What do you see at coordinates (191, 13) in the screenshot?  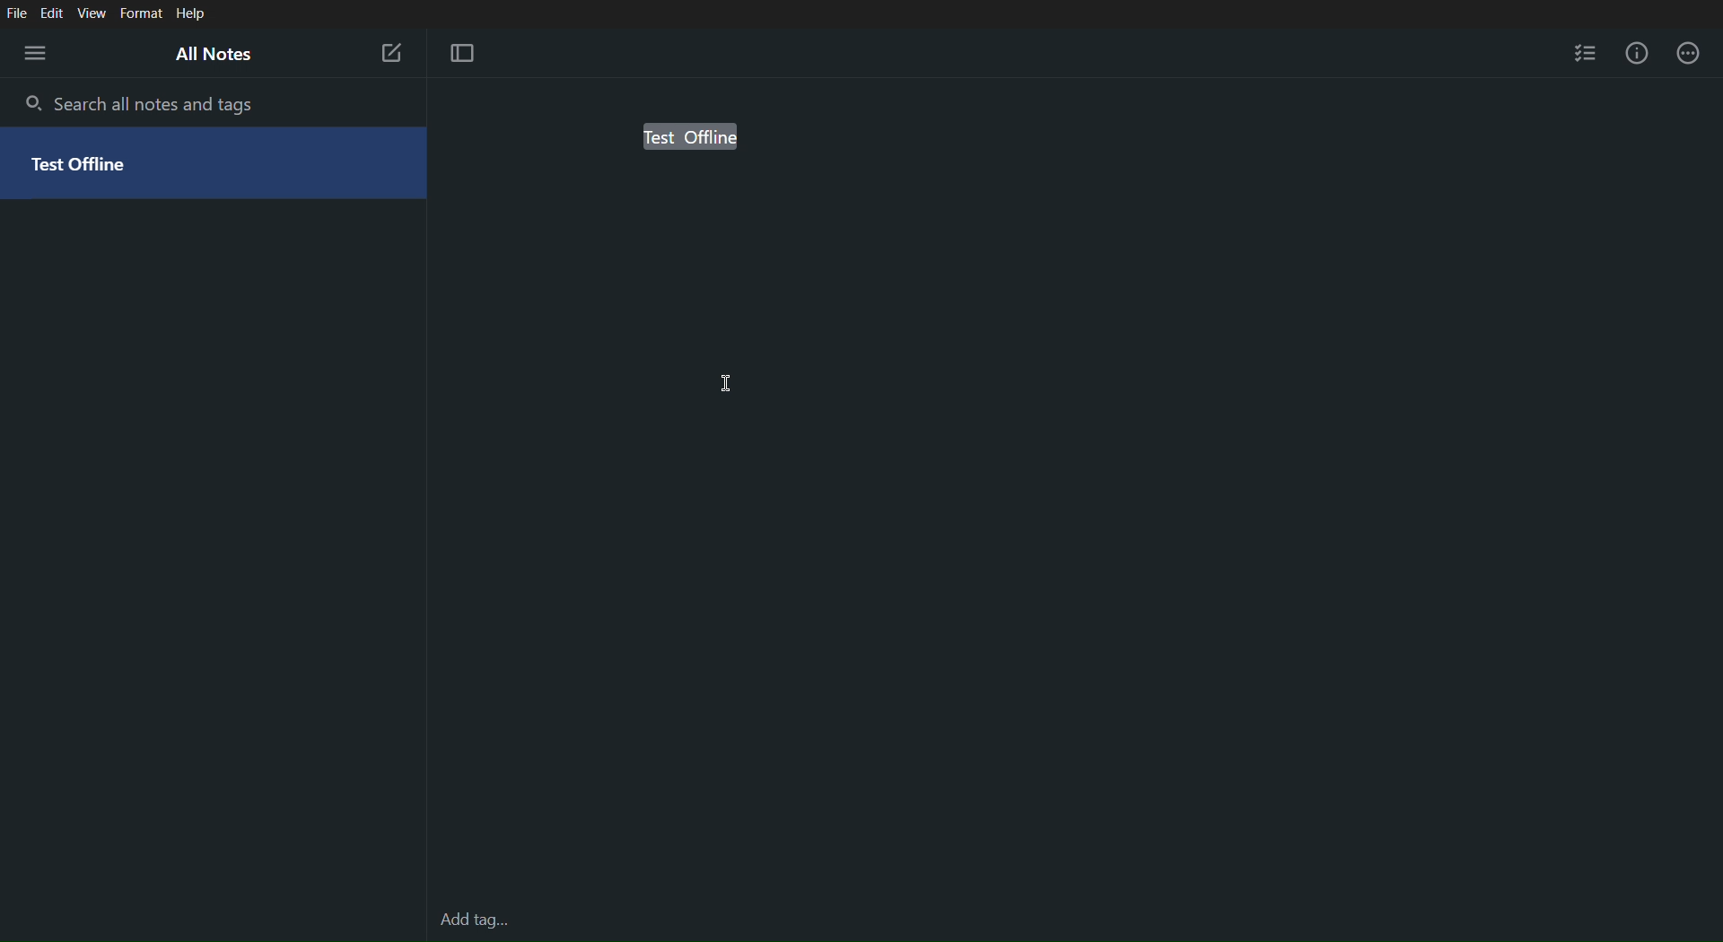 I see `Help` at bounding box center [191, 13].